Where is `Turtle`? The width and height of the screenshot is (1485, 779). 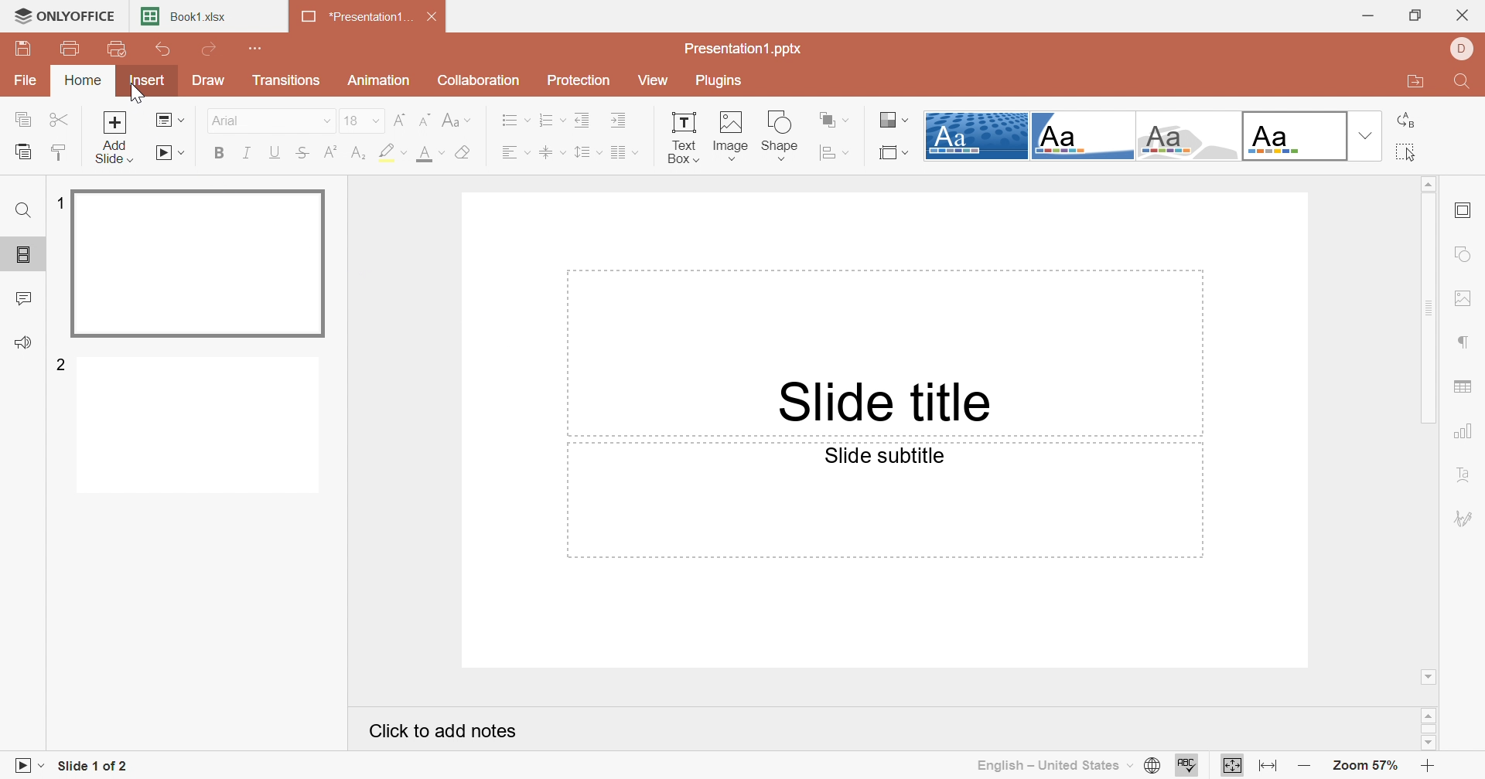
Turtle is located at coordinates (1190, 138).